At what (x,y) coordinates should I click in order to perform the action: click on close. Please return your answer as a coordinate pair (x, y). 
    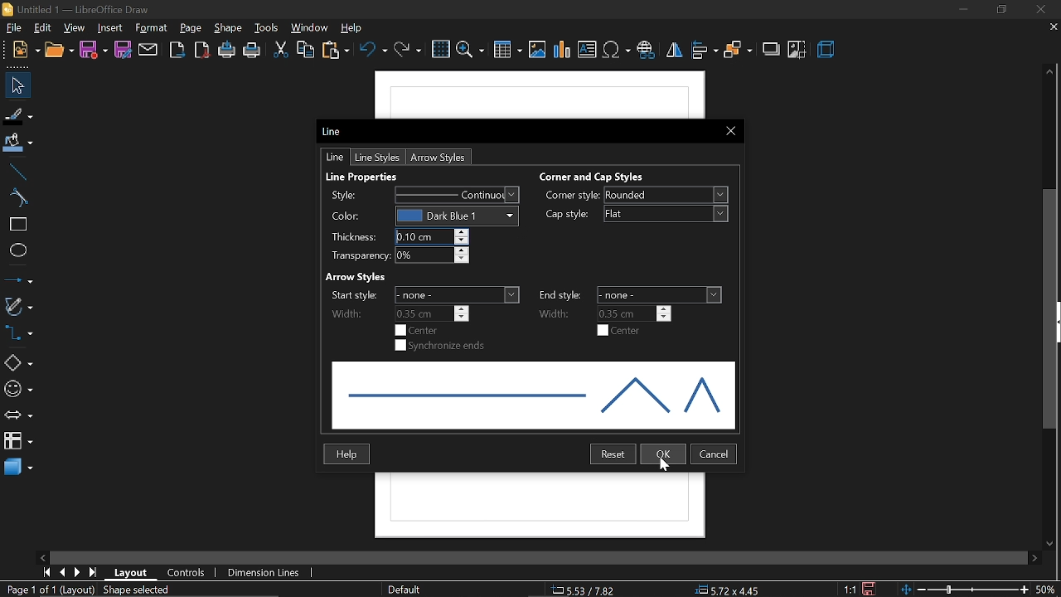
    Looking at the image, I should click on (1039, 9).